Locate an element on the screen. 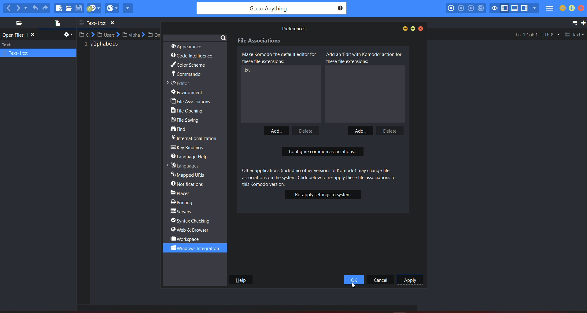 The width and height of the screenshot is (587, 313). list all tab is located at coordinates (574, 23).